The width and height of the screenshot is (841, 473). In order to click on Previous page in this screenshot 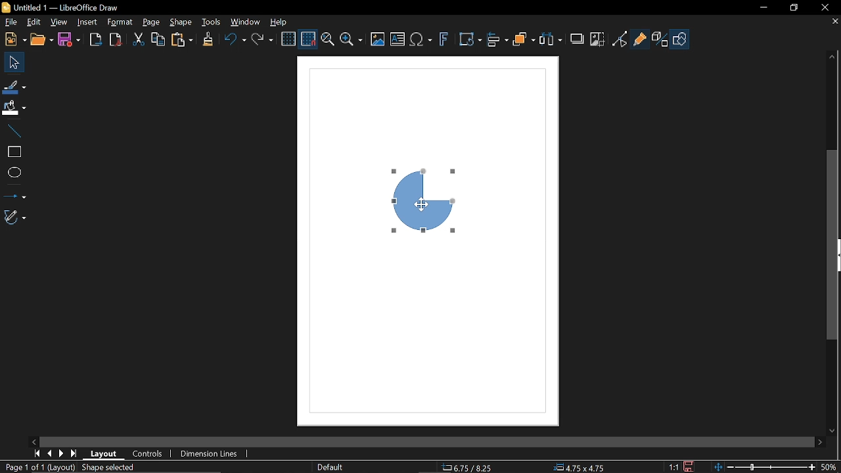, I will do `click(49, 453)`.